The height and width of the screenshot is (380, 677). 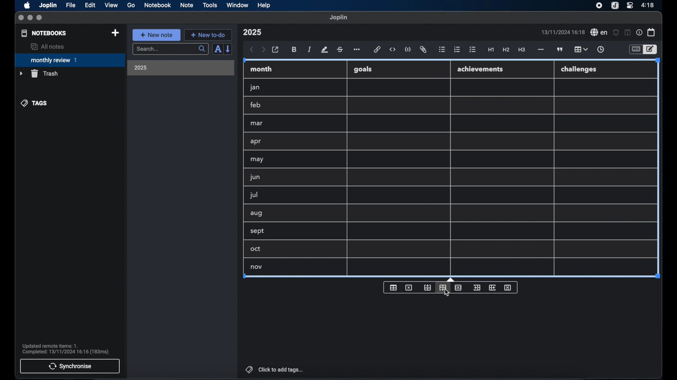 What do you see at coordinates (472, 50) in the screenshot?
I see `check  list` at bounding box center [472, 50].